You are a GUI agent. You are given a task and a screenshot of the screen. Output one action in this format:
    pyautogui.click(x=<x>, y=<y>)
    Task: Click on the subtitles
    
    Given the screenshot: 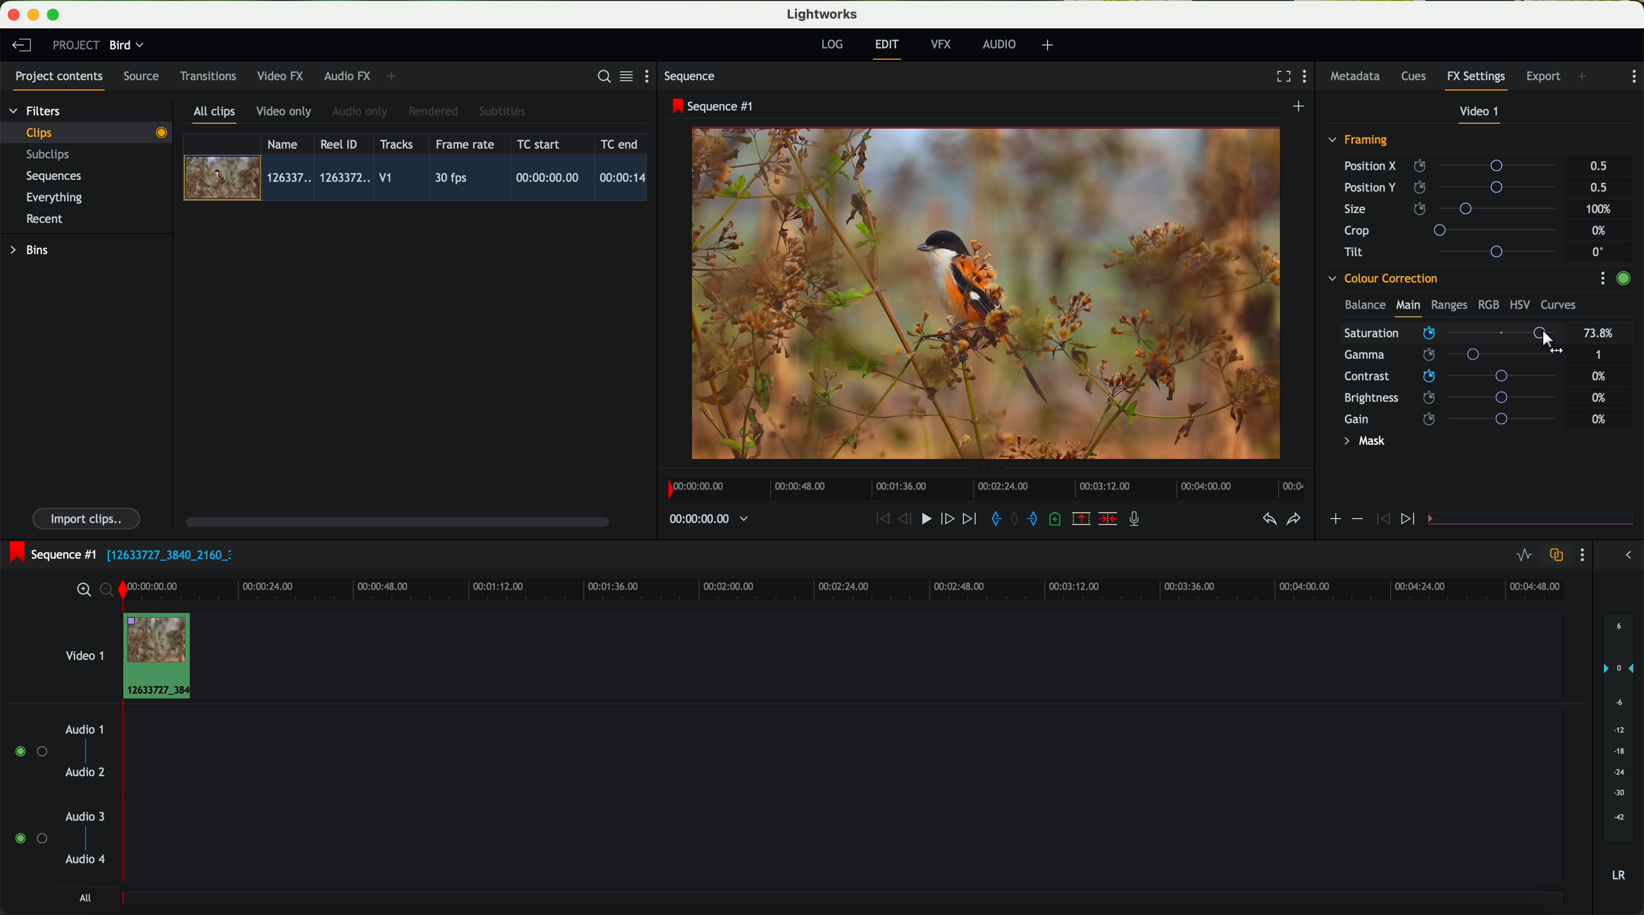 What is the action you would take?
    pyautogui.click(x=500, y=112)
    